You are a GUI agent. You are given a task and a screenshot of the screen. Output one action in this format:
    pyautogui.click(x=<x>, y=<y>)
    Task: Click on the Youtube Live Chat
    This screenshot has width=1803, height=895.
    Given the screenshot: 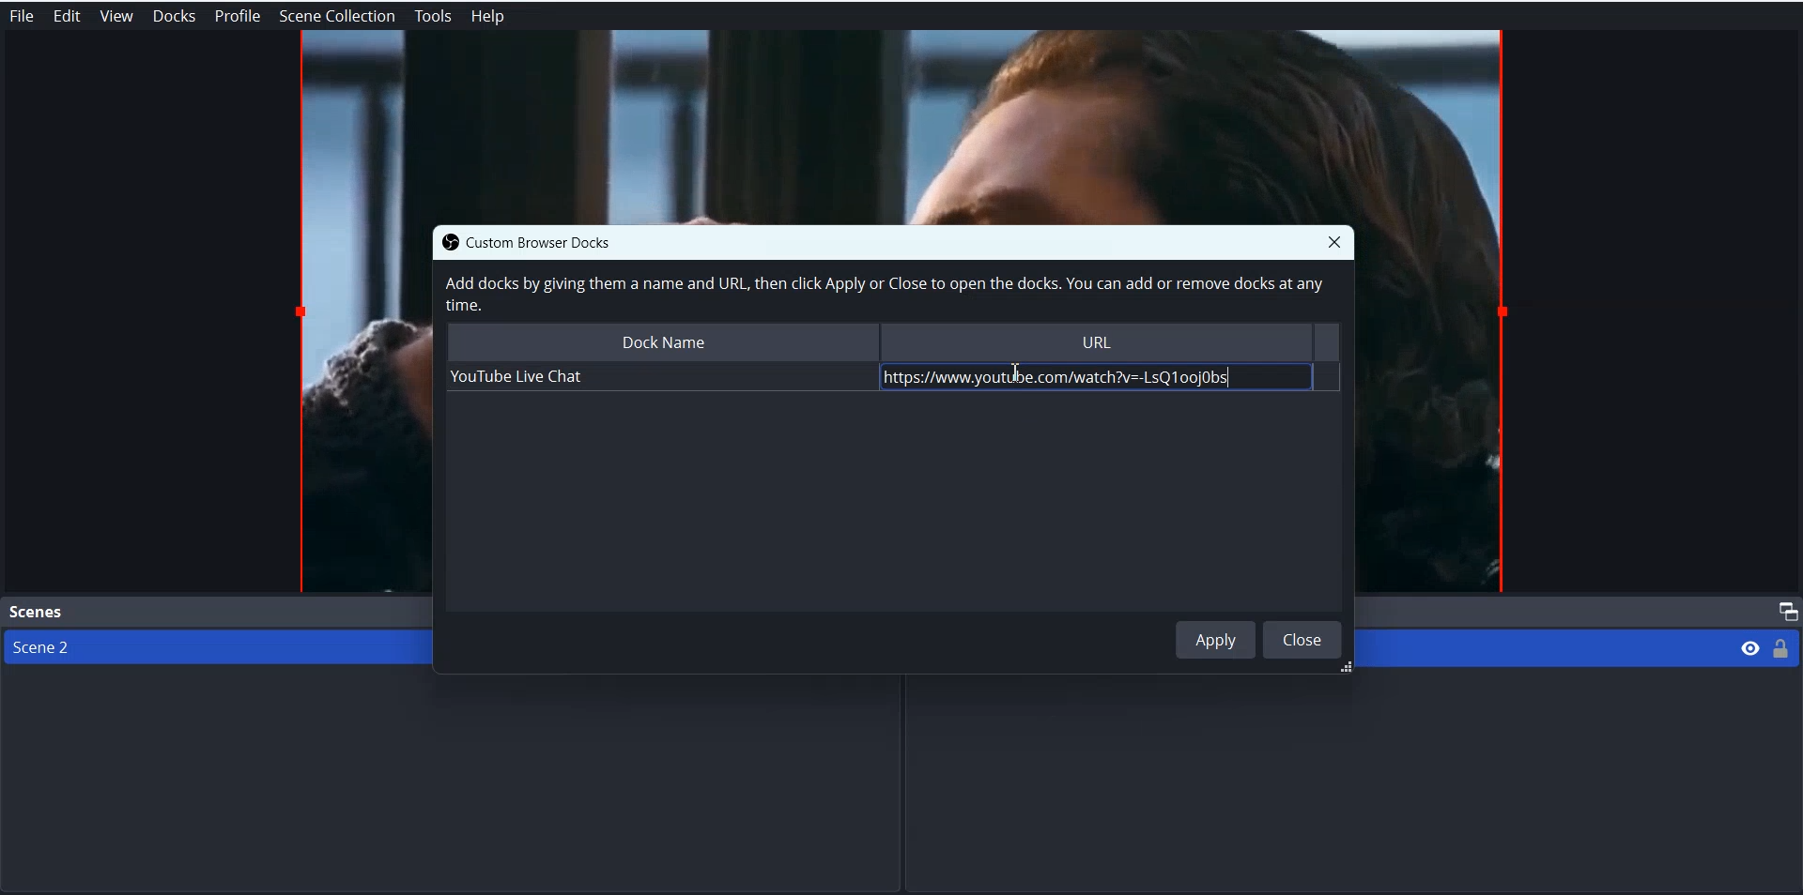 What is the action you would take?
    pyautogui.click(x=656, y=377)
    